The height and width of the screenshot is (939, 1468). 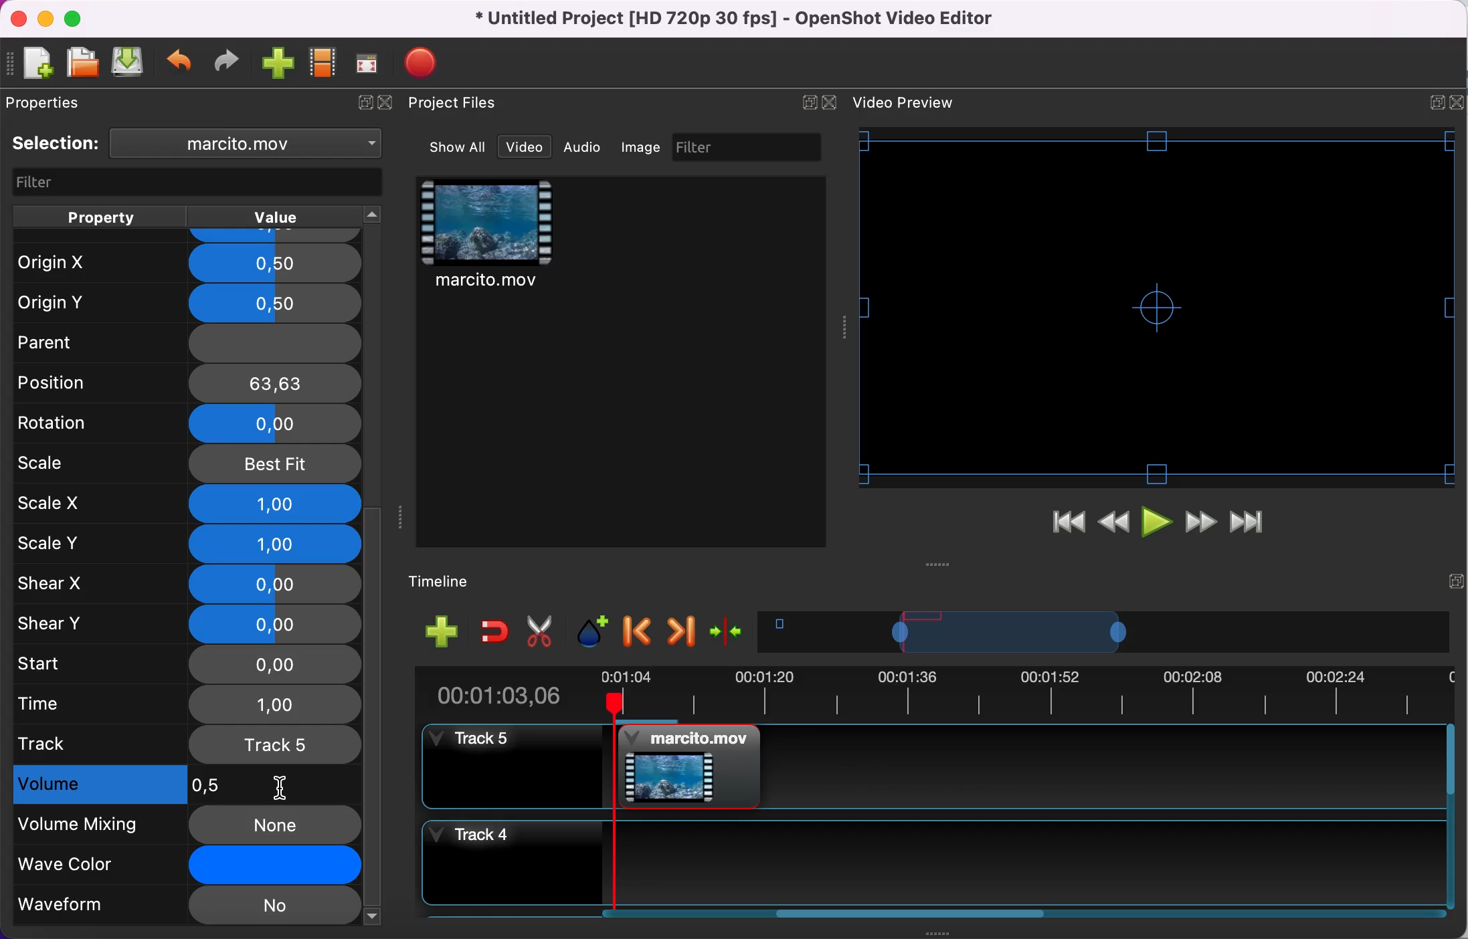 What do you see at coordinates (1456, 102) in the screenshot?
I see `Close` at bounding box center [1456, 102].